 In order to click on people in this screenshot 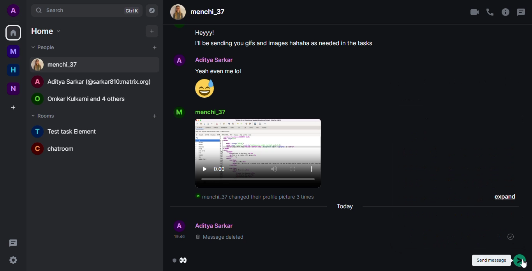, I will do `click(200, 12)`.